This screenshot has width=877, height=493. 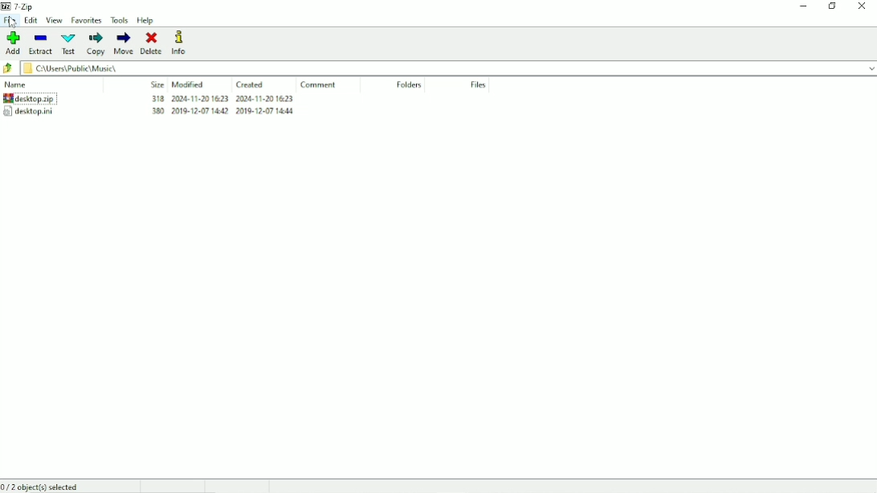 What do you see at coordinates (29, 98) in the screenshot?
I see `desktop.zip` at bounding box center [29, 98].